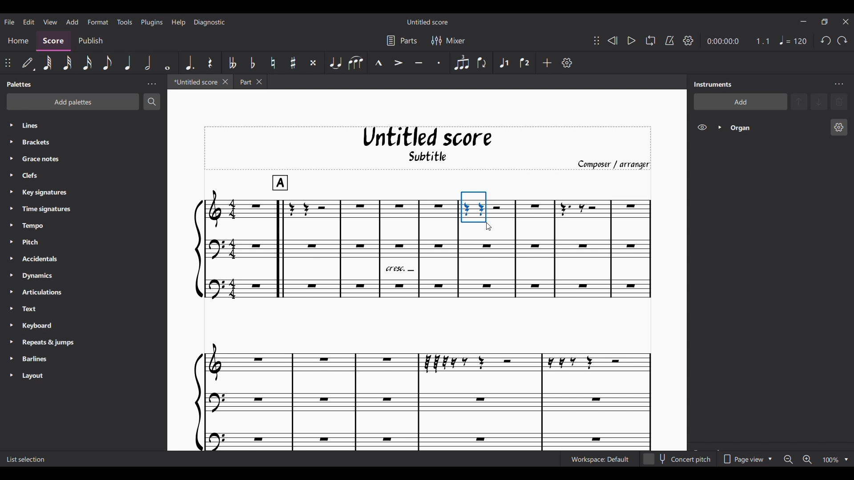  I want to click on Quarter note, so click(793, 40).